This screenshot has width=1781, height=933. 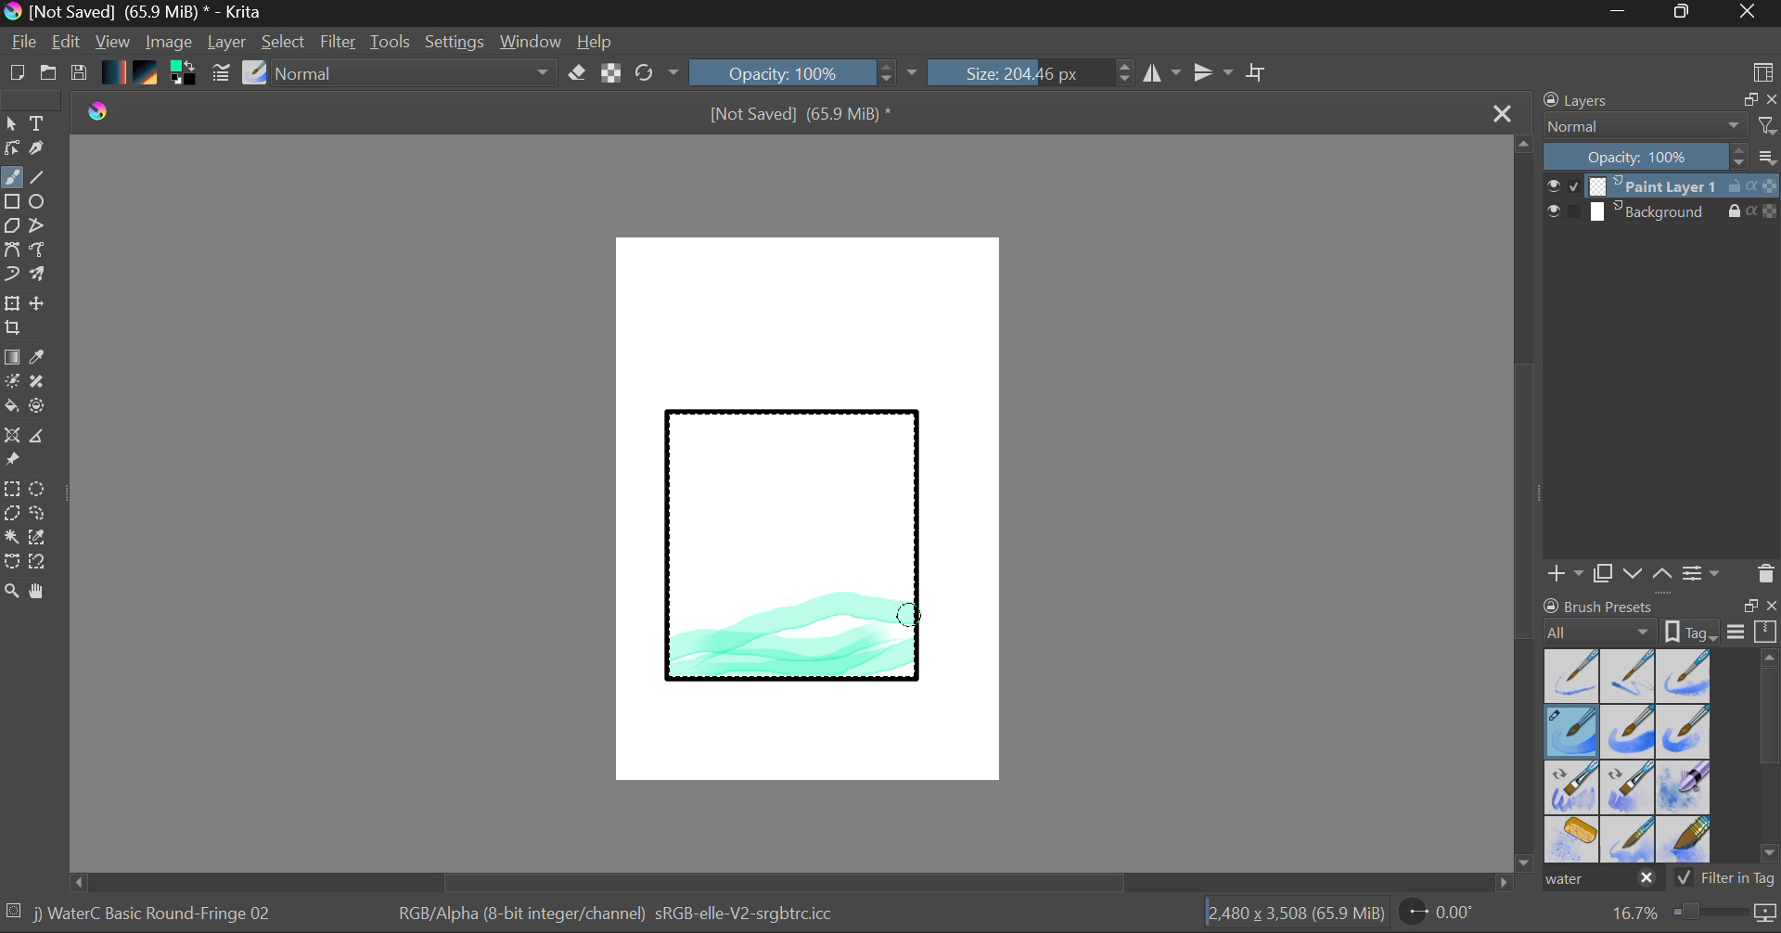 What do you see at coordinates (44, 594) in the screenshot?
I see `Pan` at bounding box center [44, 594].